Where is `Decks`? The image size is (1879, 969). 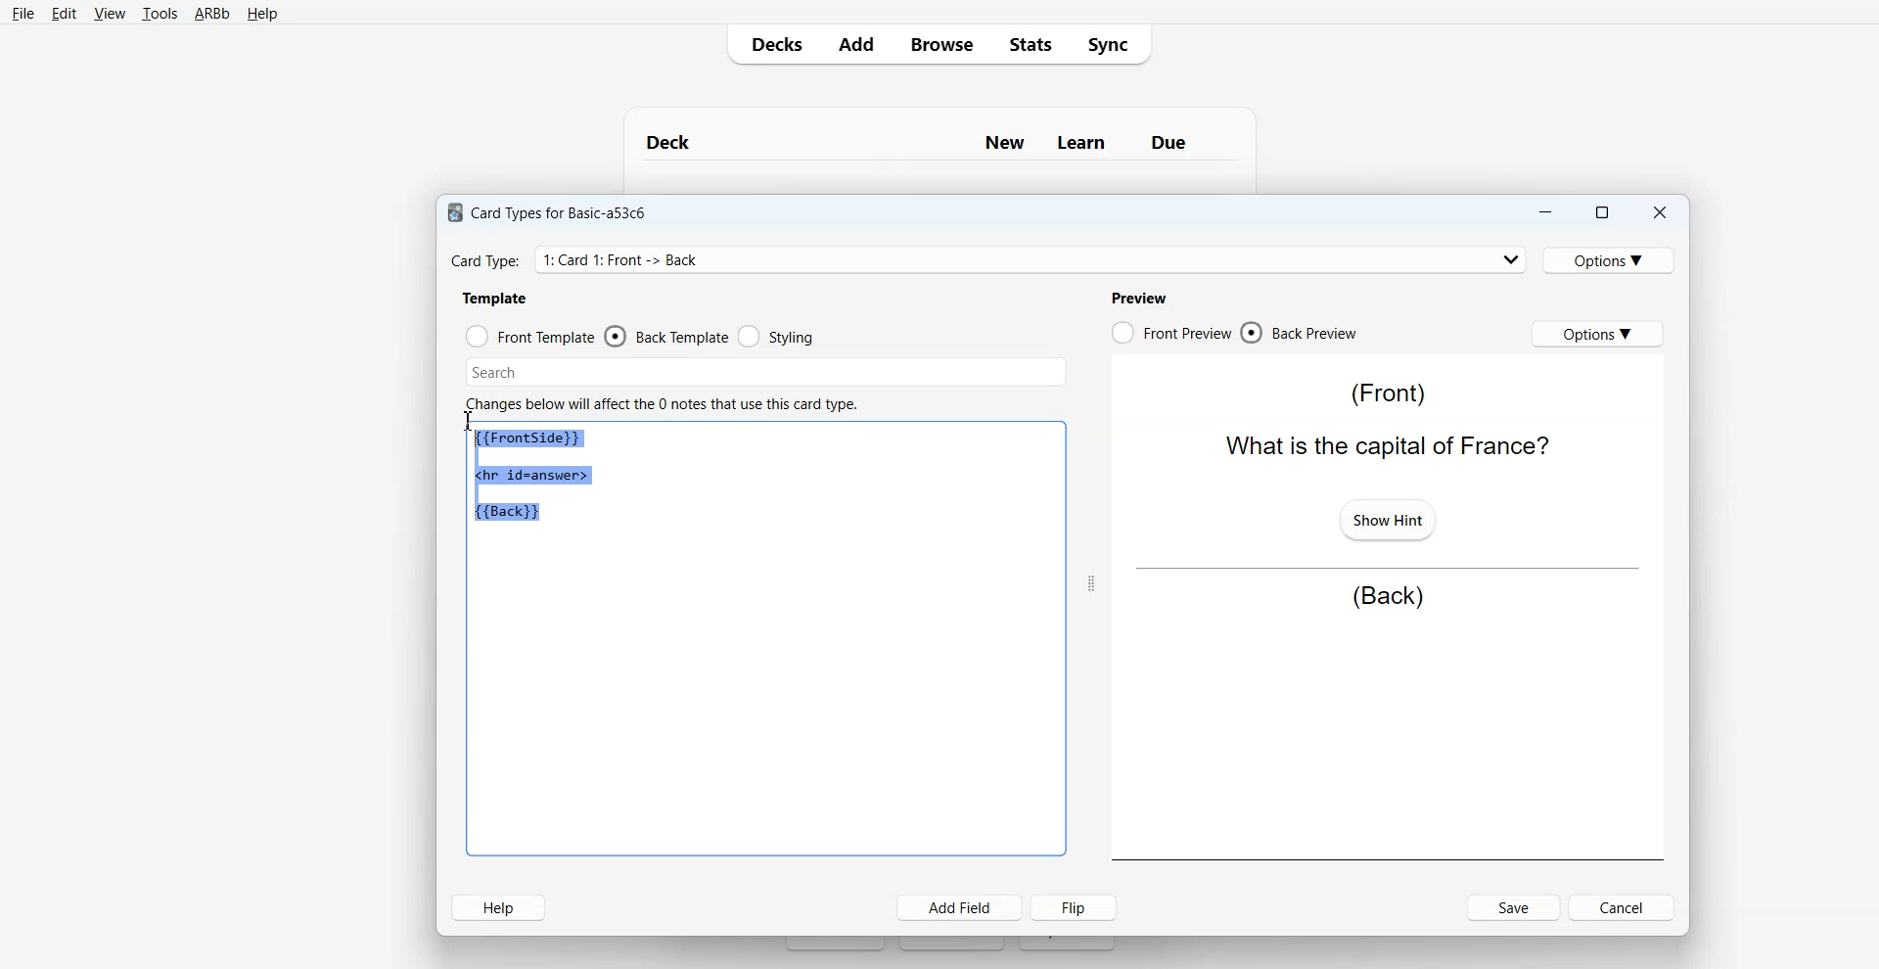
Decks is located at coordinates (772, 44).